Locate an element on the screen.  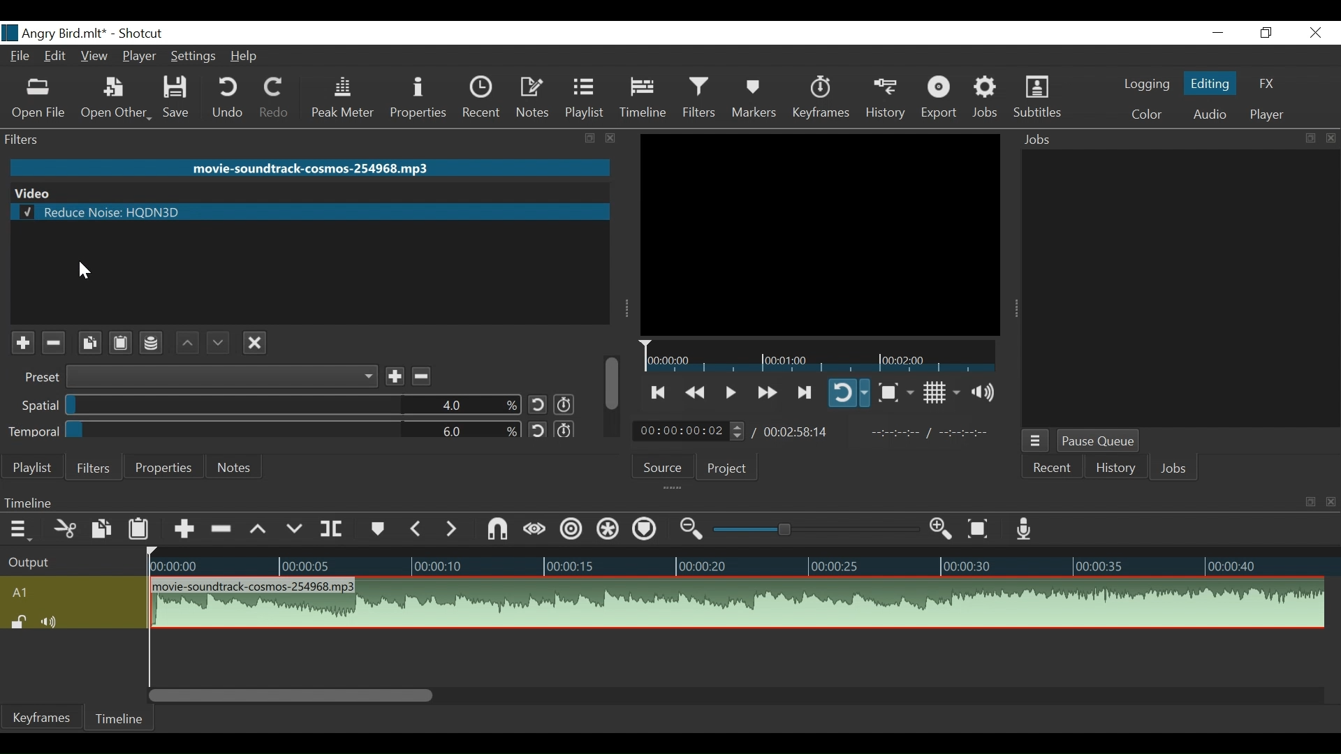
Toggle player on looping is located at coordinates (850, 394).